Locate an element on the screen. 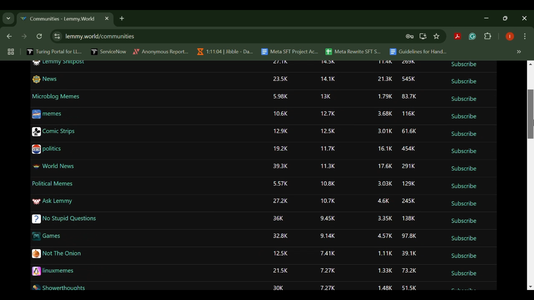  Scroll Bar is located at coordinates (531, 175).